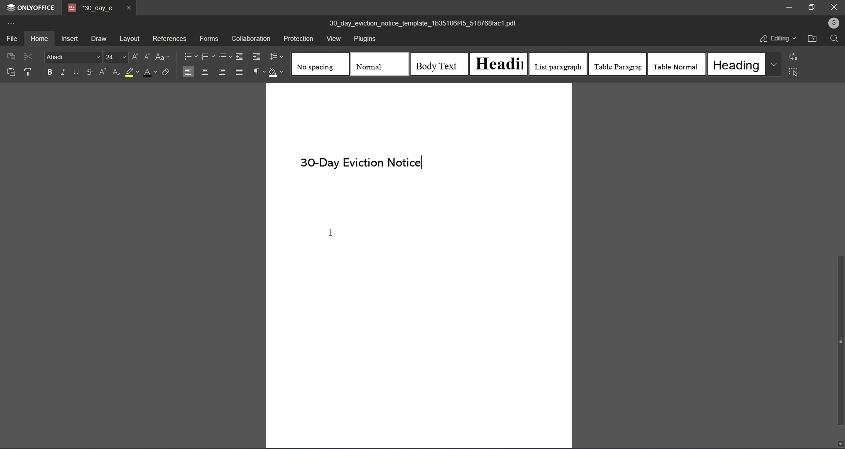  What do you see at coordinates (76, 71) in the screenshot?
I see `underline` at bounding box center [76, 71].